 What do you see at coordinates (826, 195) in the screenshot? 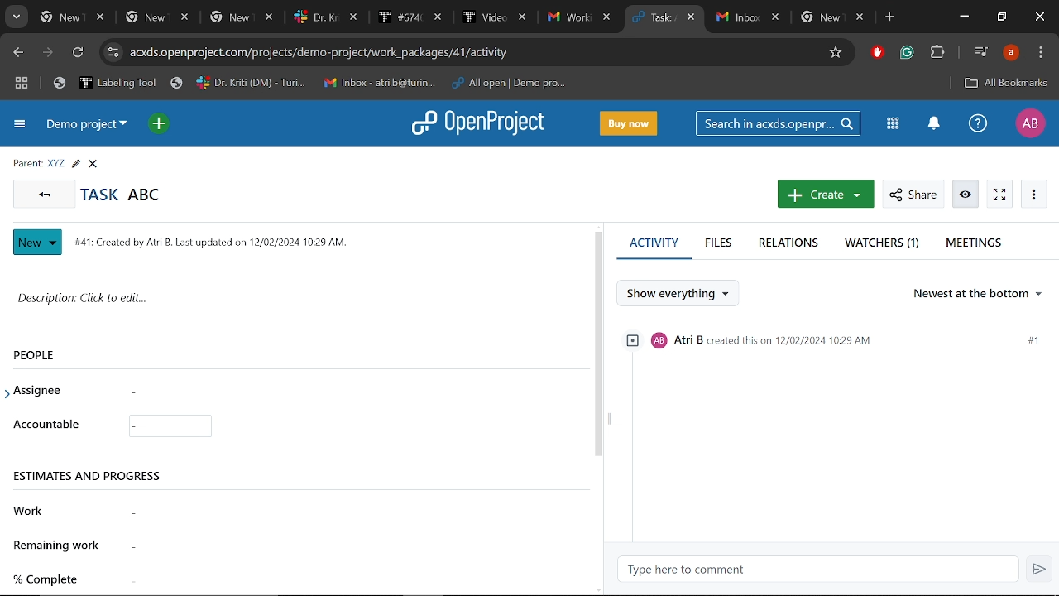
I see `Create` at bounding box center [826, 195].